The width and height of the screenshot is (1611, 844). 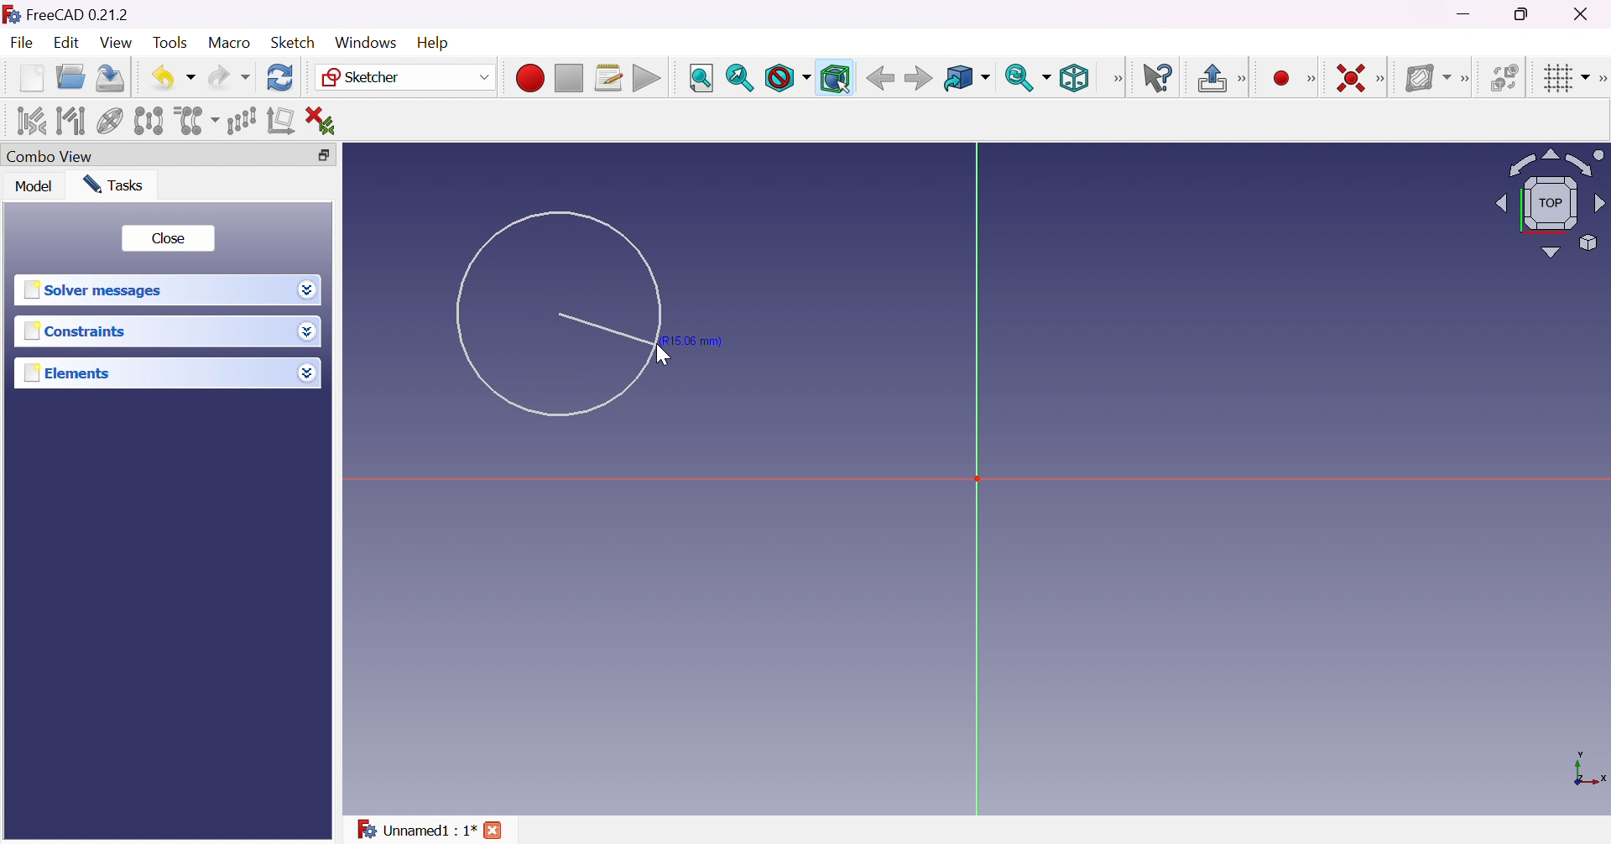 What do you see at coordinates (698, 341) in the screenshot?
I see `(R15.06 mm)` at bounding box center [698, 341].